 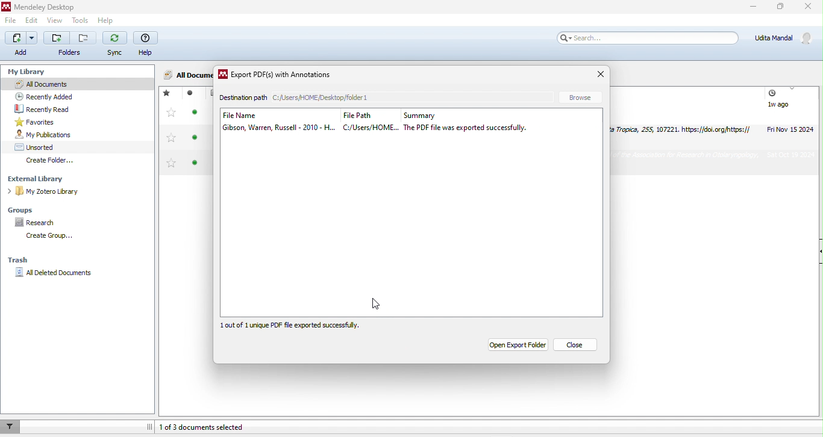 What do you see at coordinates (78, 84) in the screenshot?
I see `all documents` at bounding box center [78, 84].